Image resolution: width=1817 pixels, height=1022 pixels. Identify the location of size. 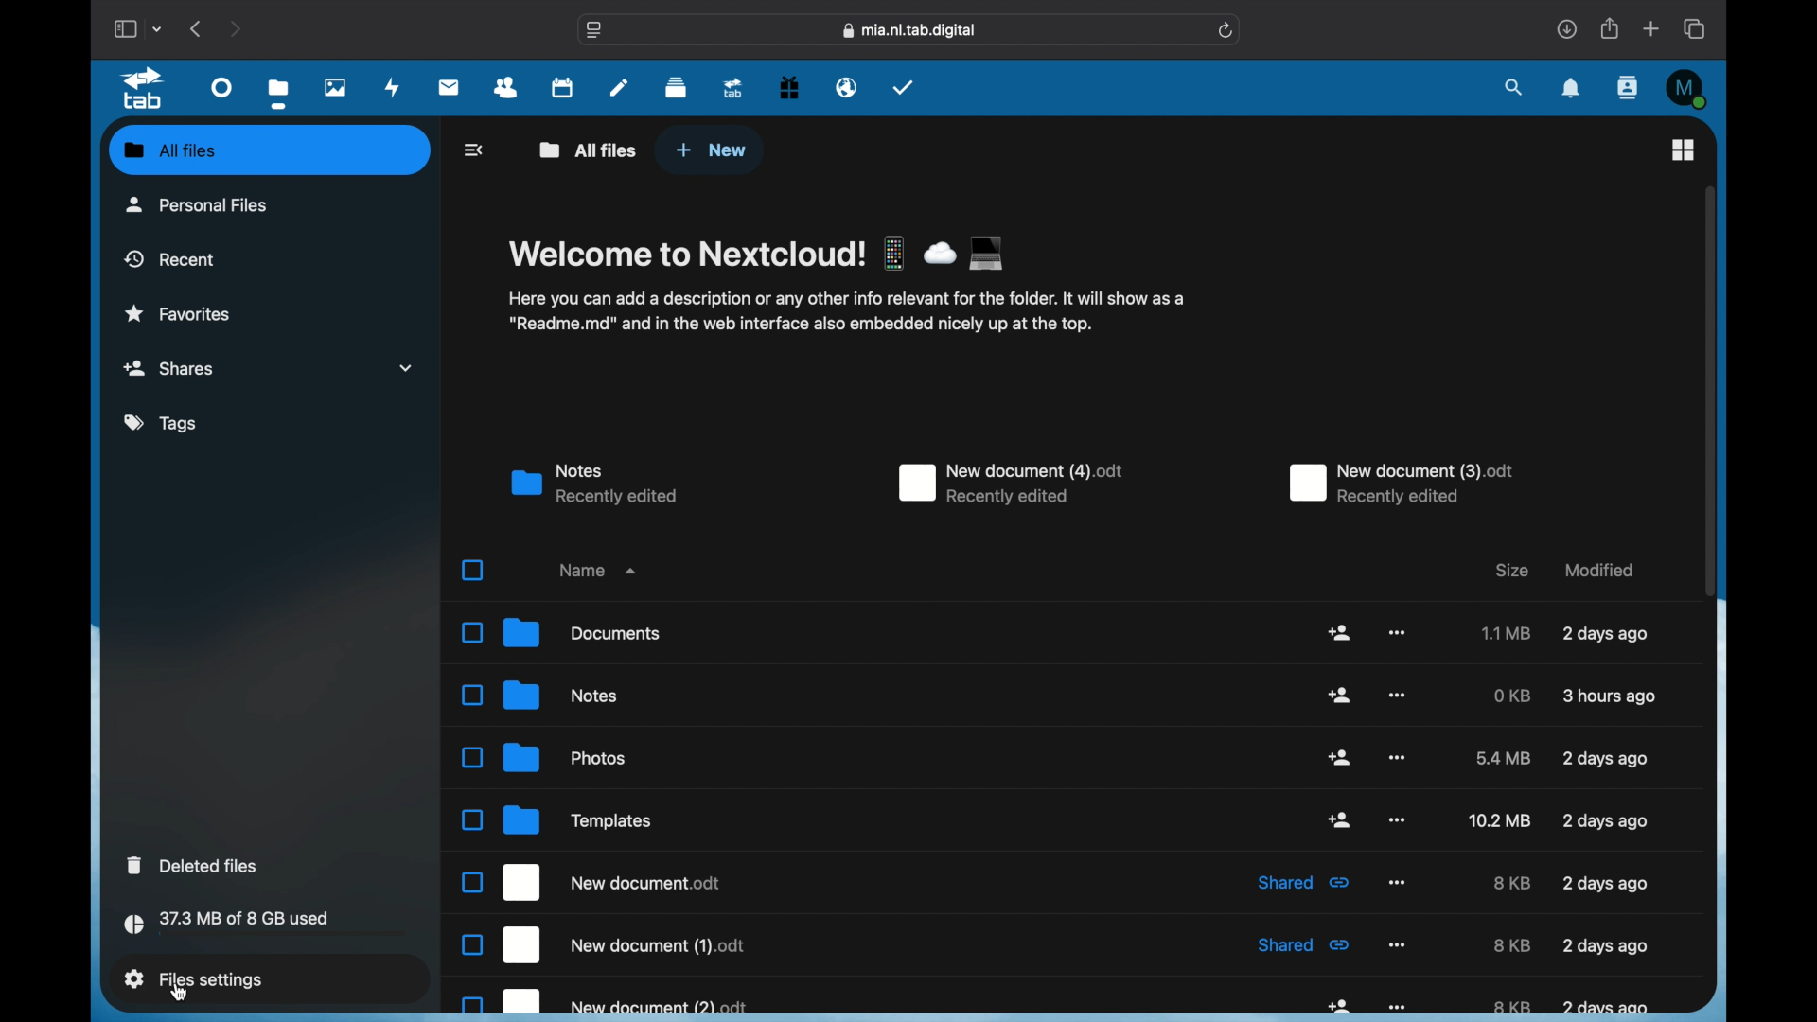
(1511, 884).